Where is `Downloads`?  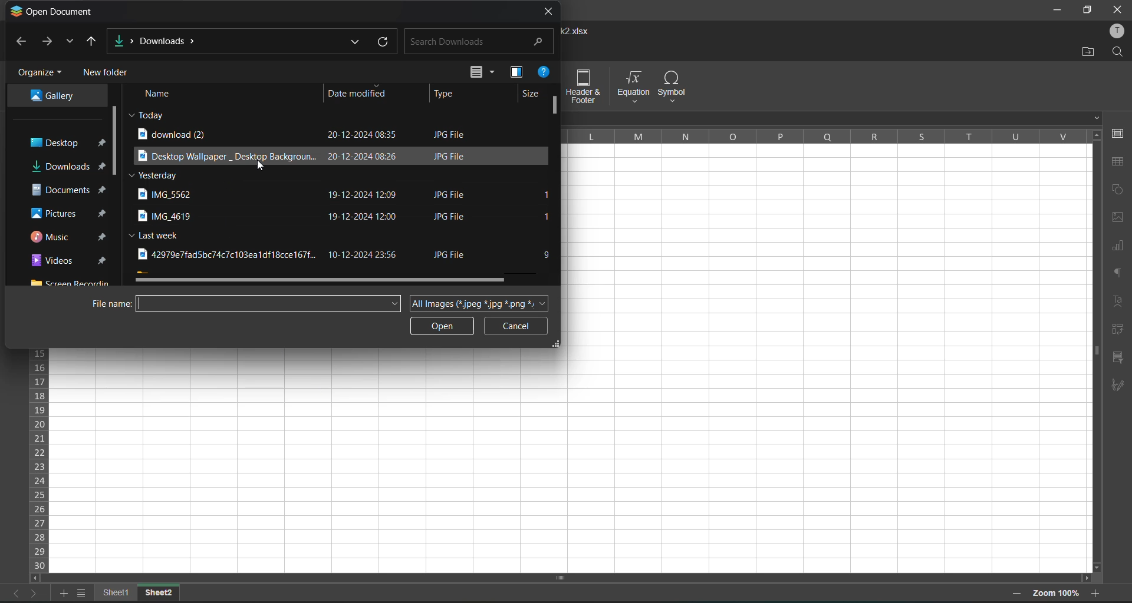 Downloads is located at coordinates (158, 41).